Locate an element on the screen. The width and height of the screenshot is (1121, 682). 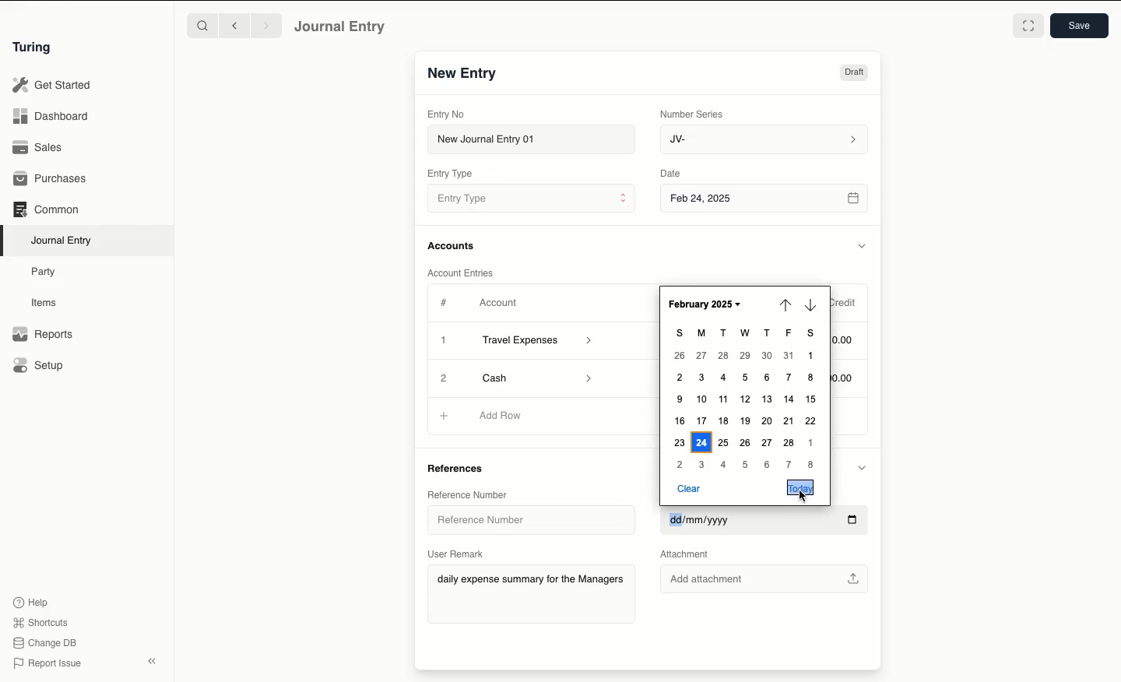
Feb 24, 2025 is located at coordinates (766, 200).